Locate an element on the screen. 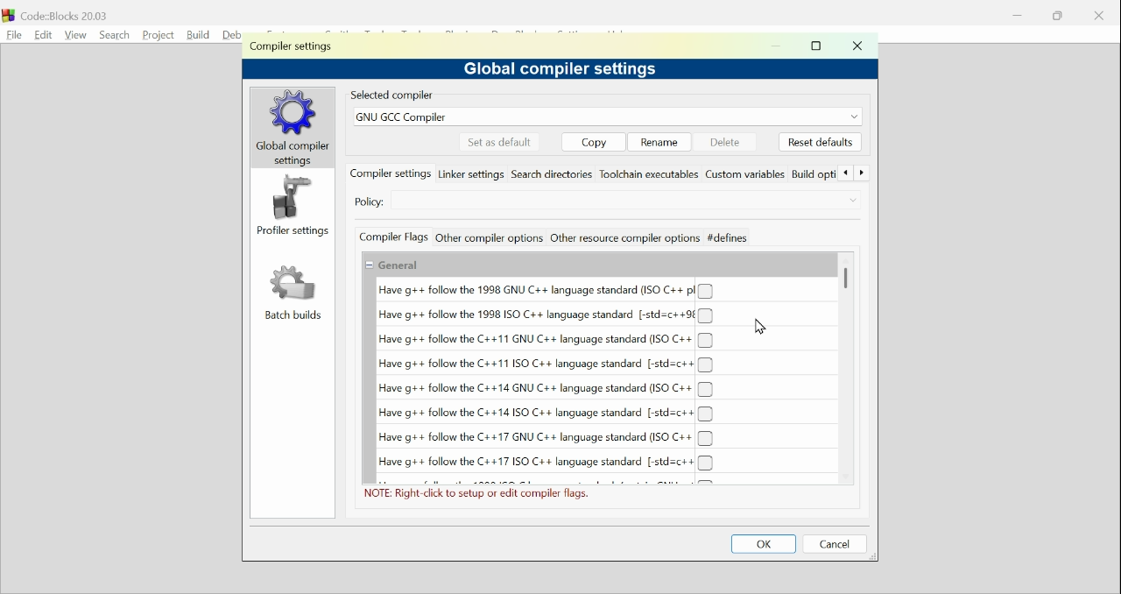 The width and height of the screenshot is (1121, 594). defines is located at coordinates (727, 237).